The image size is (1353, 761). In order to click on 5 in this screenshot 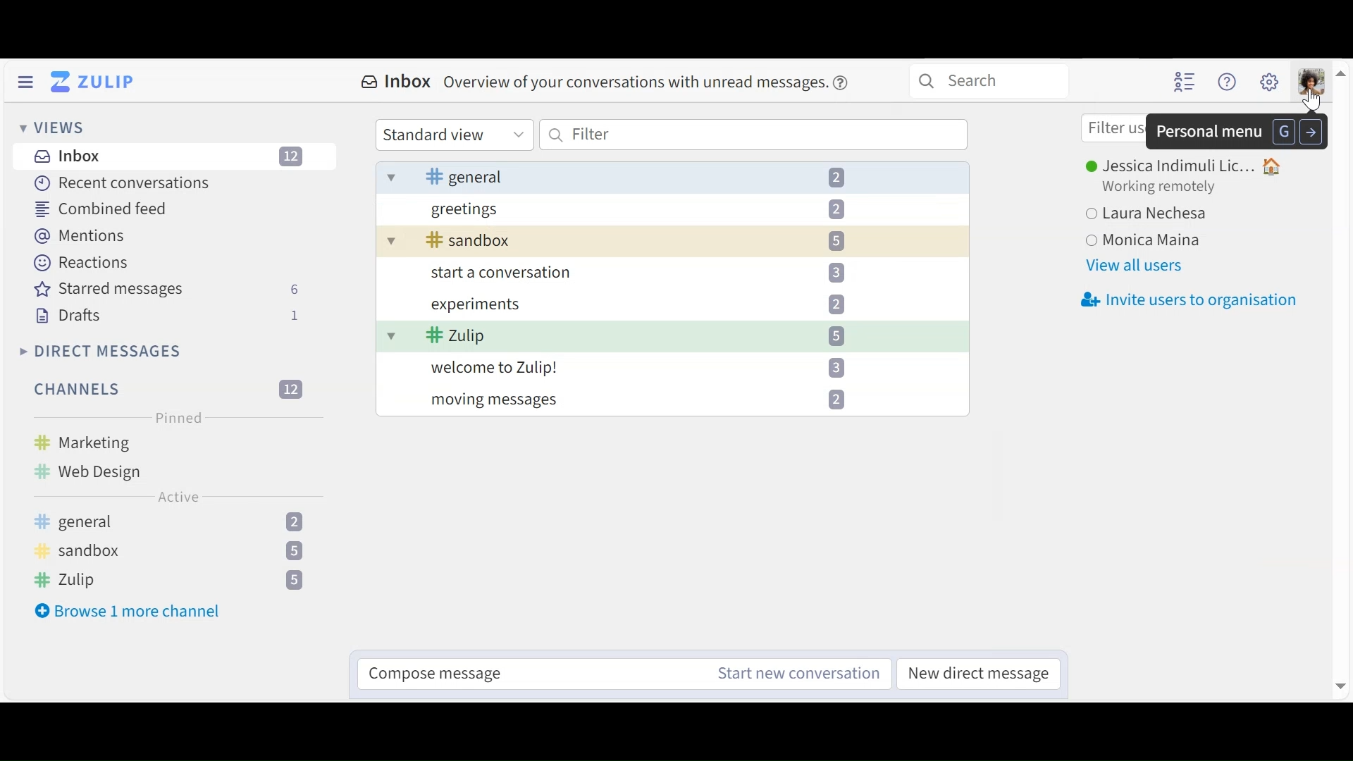, I will do `click(838, 336)`.